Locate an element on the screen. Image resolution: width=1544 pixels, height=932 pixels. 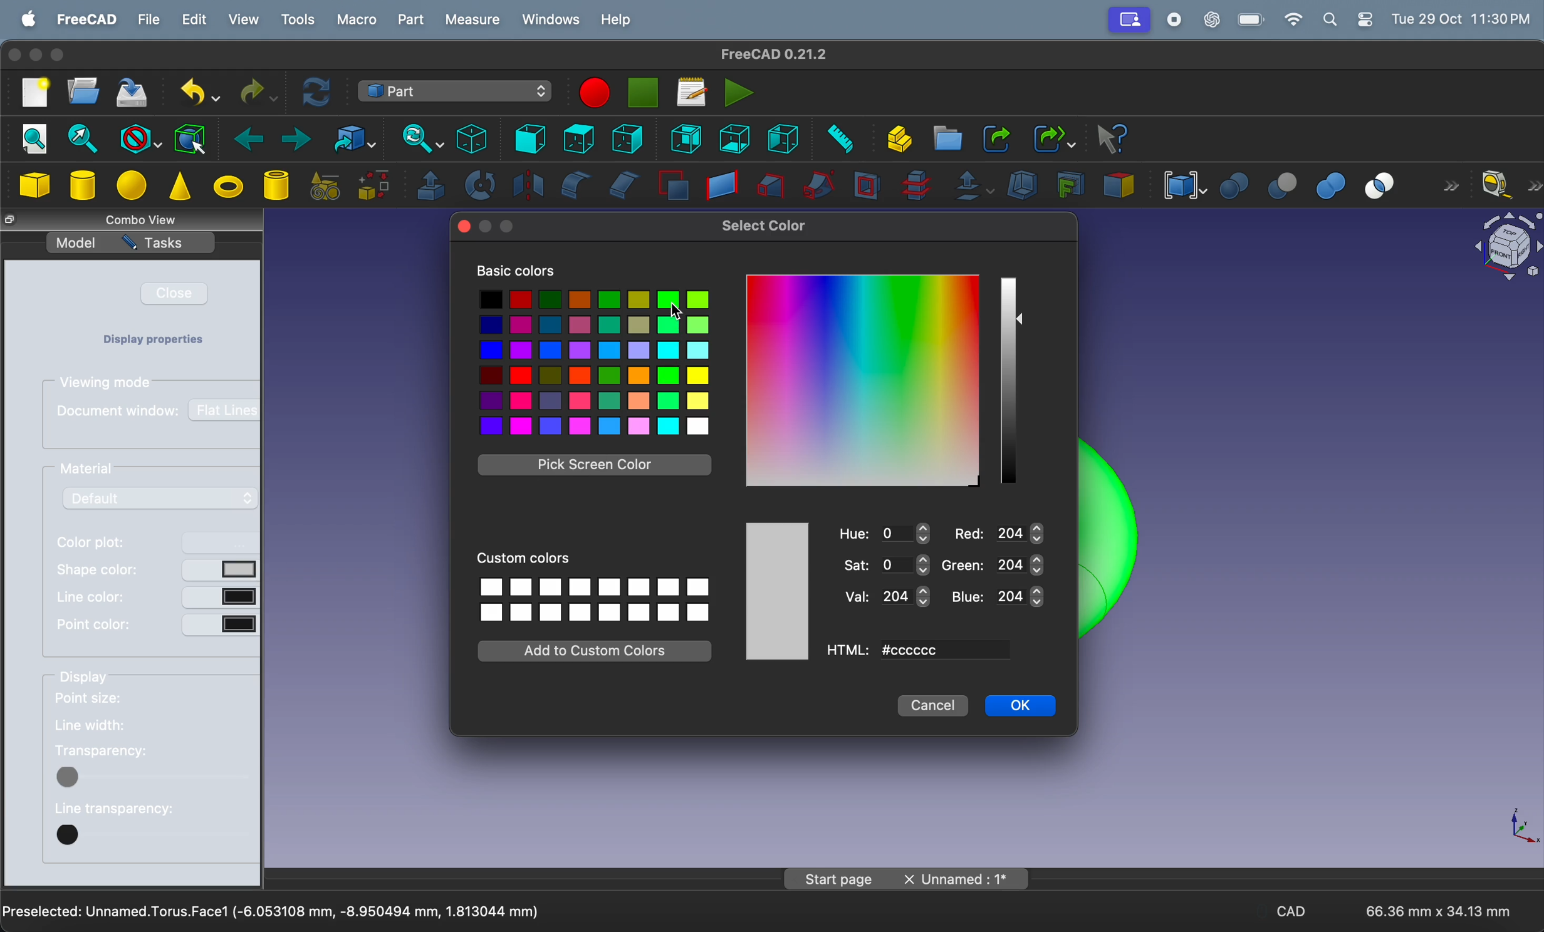
html is located at coordinates (848, 650).